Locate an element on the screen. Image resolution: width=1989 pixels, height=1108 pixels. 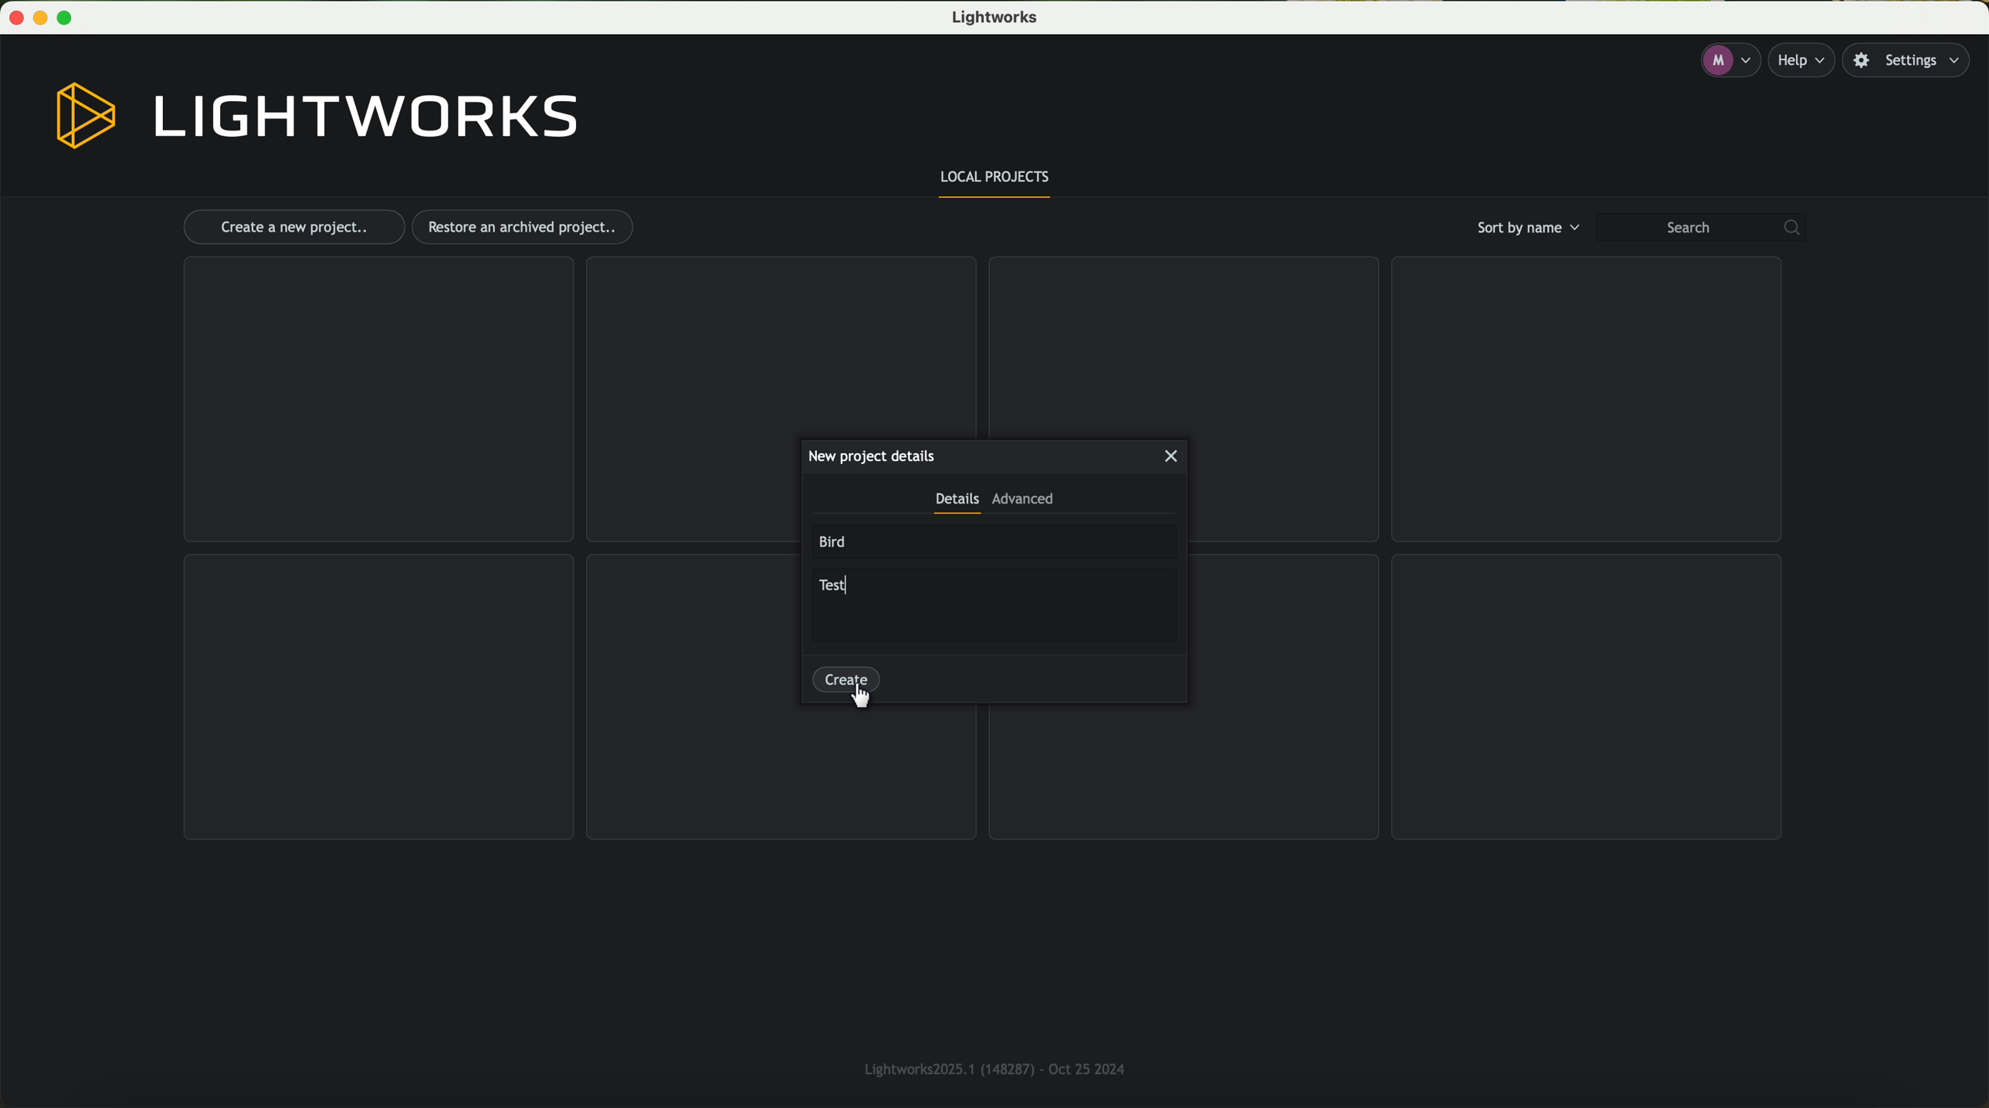
local projects is located at coordinates (997, 181).